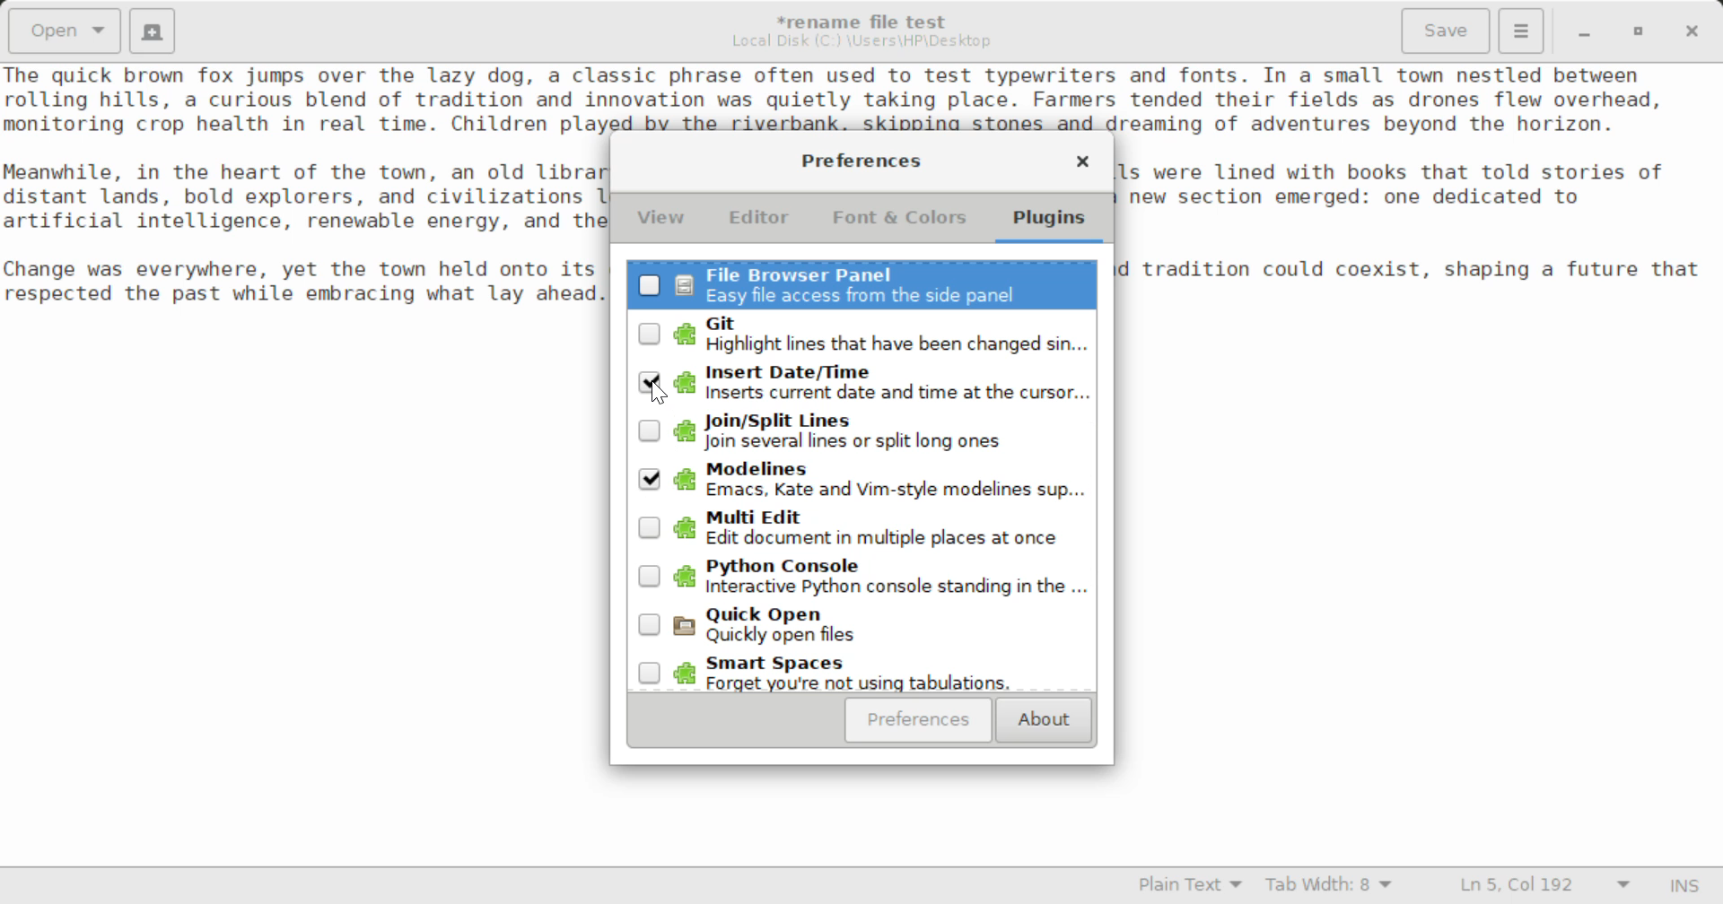  I want to click on Line & Character Count, so click(1545, 887).